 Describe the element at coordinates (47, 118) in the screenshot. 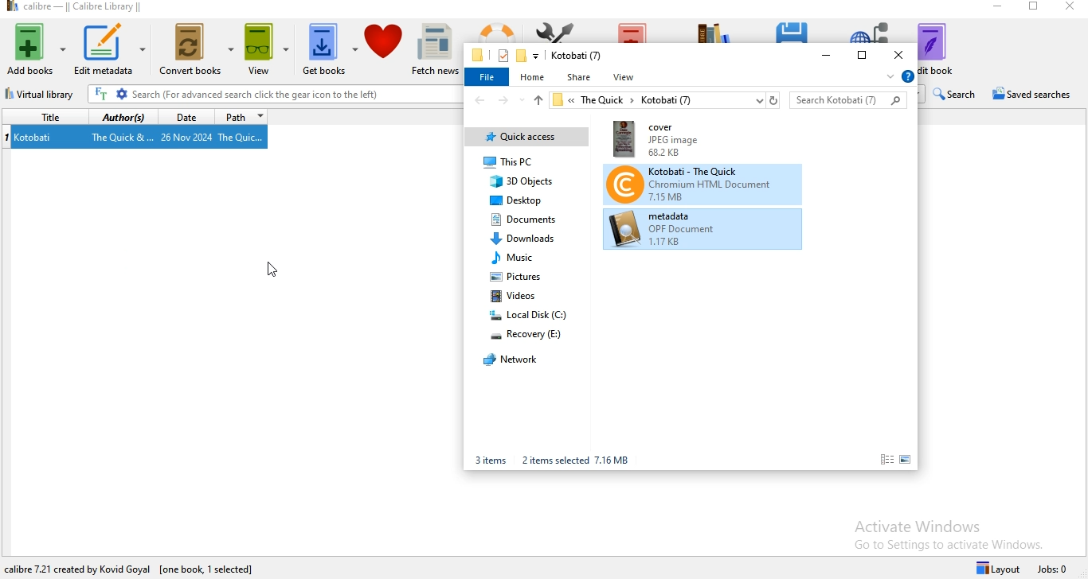

I see `title` at that location.